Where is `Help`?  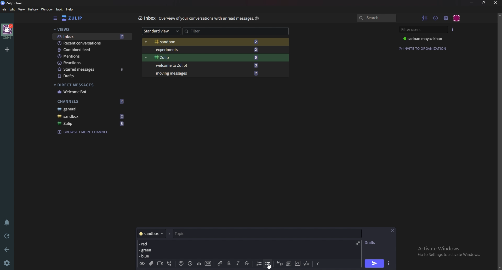 Help is located at coordinates (257, 18).